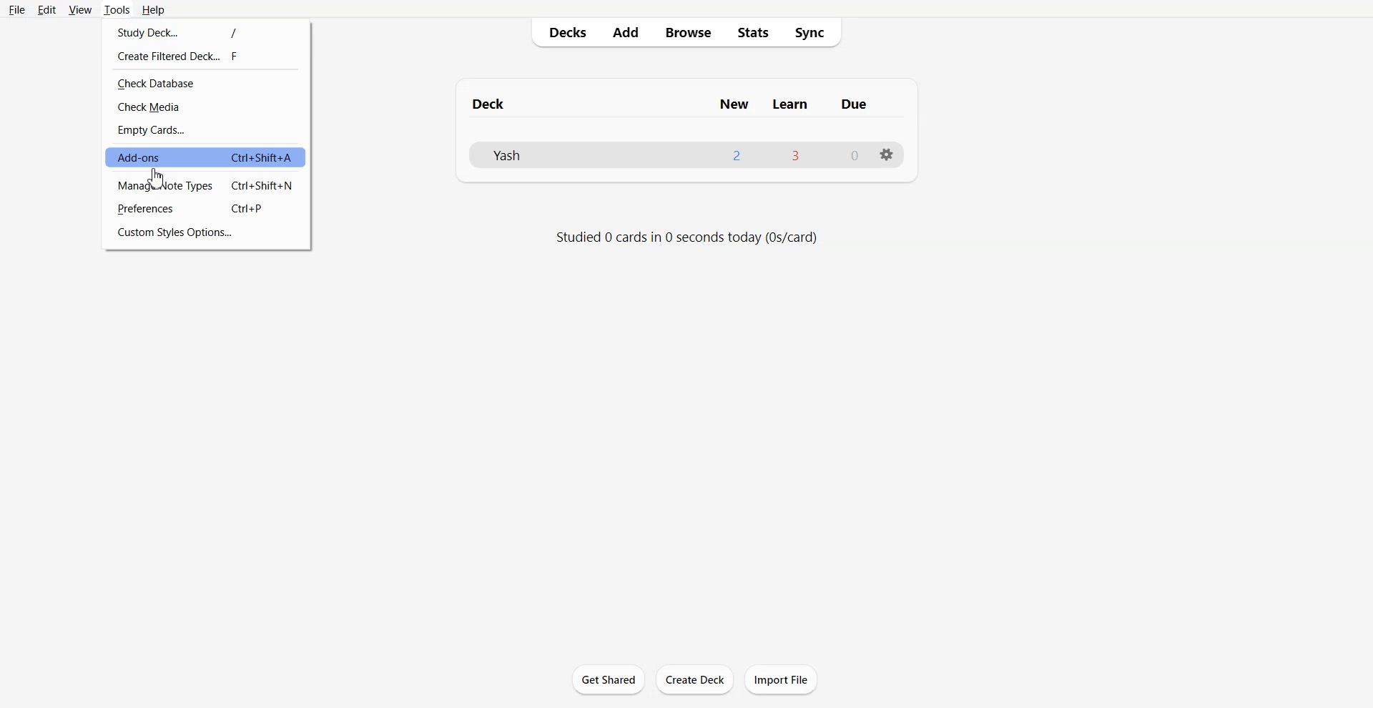  I want to click on Study Deck, so click(207, 31).